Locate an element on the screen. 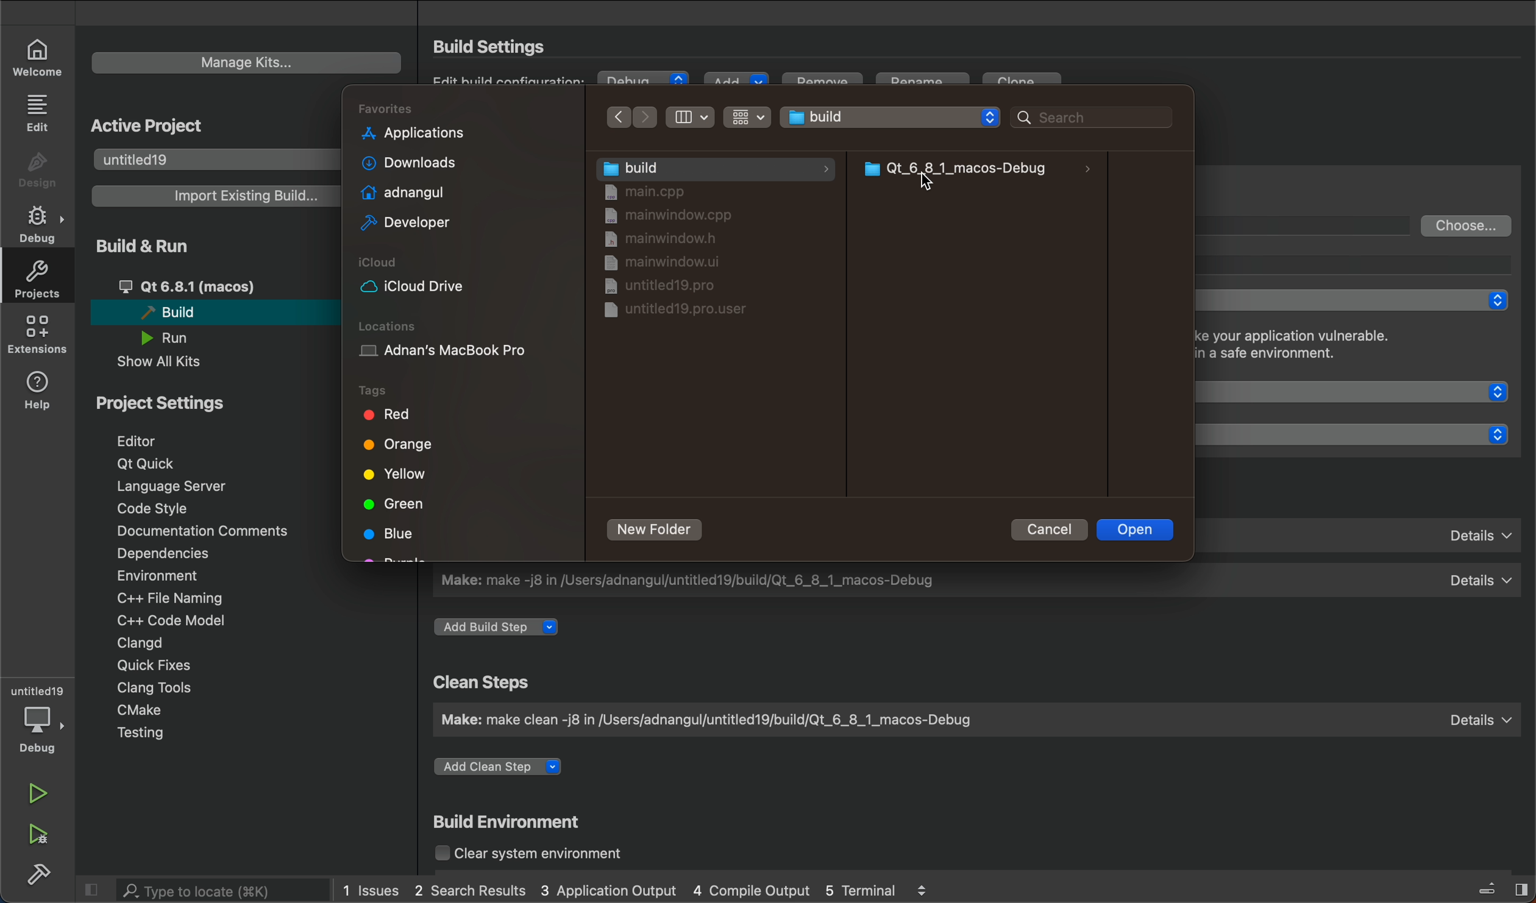 This screenshot has height=903, width=1536. build directory  is located at coordinates (1310, 224).